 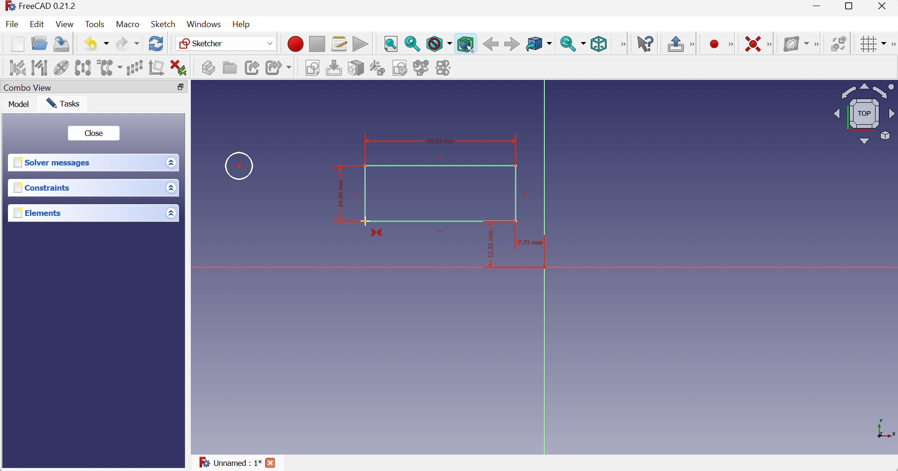 What do you see at coordinates (401, 68) in the screenshot?
I see `Validate sketch` at bounding box center [401, 68].